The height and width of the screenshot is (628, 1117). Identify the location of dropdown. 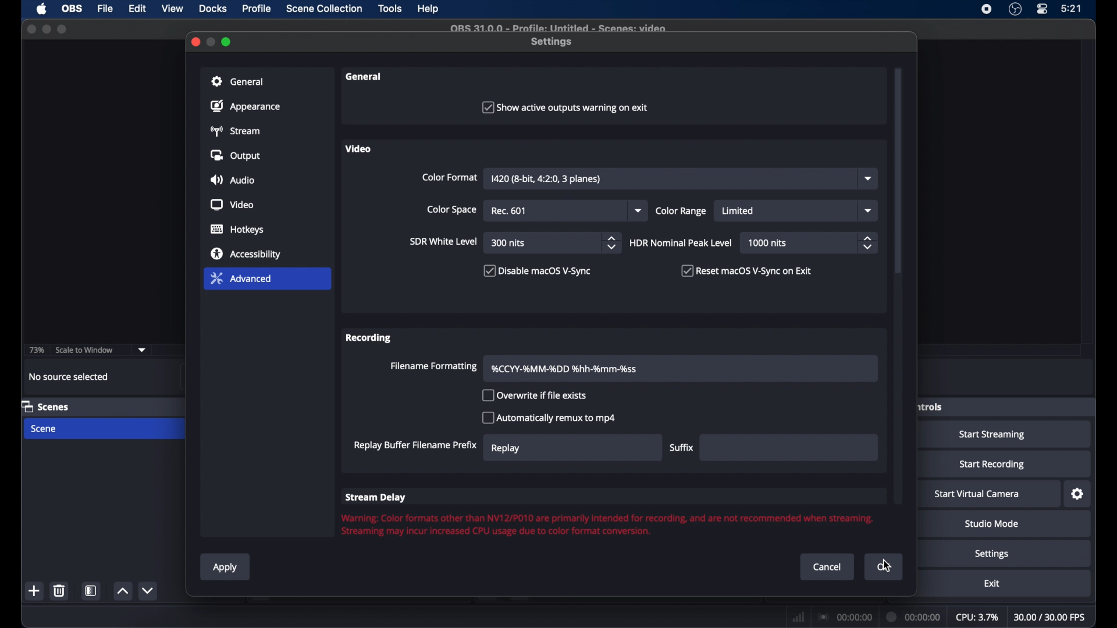
(869, 178).